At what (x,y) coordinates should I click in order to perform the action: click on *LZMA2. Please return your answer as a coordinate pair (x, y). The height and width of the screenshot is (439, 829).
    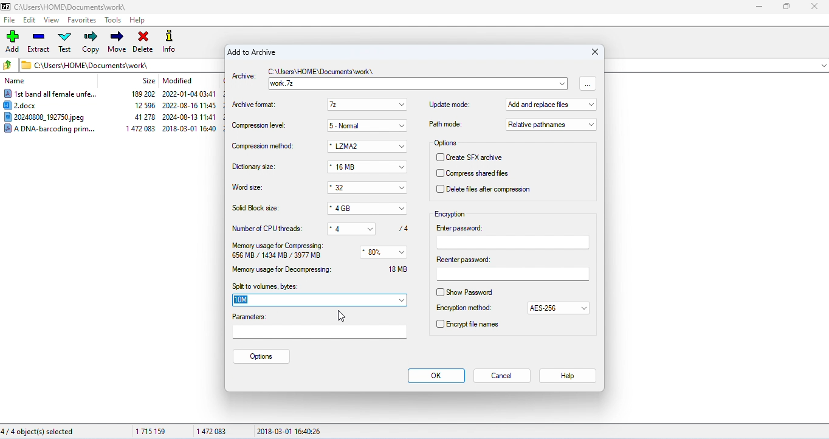
    Looking at the image, I should click on (357, 147).